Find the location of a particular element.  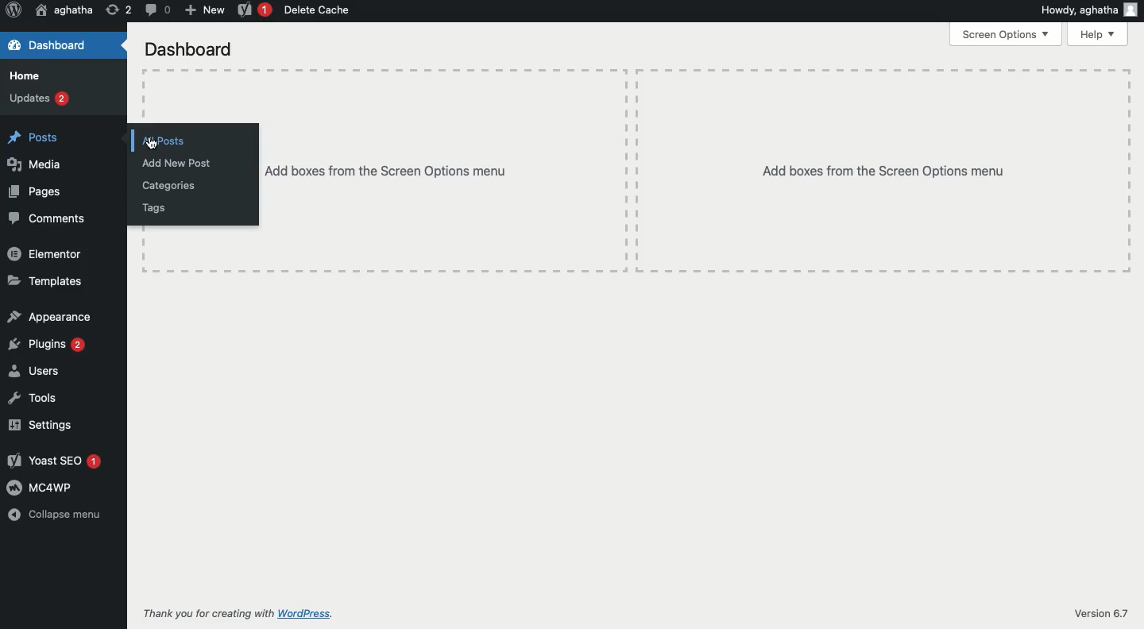

Plugins is located at coordinates (49, 345).